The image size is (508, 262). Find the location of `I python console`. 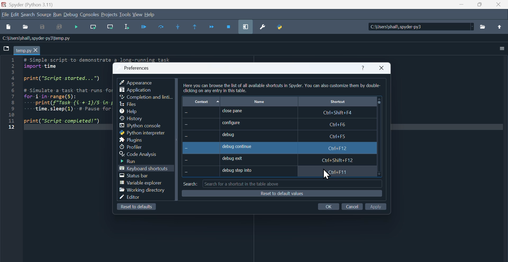

I python console is located at coordinates (143, 126).